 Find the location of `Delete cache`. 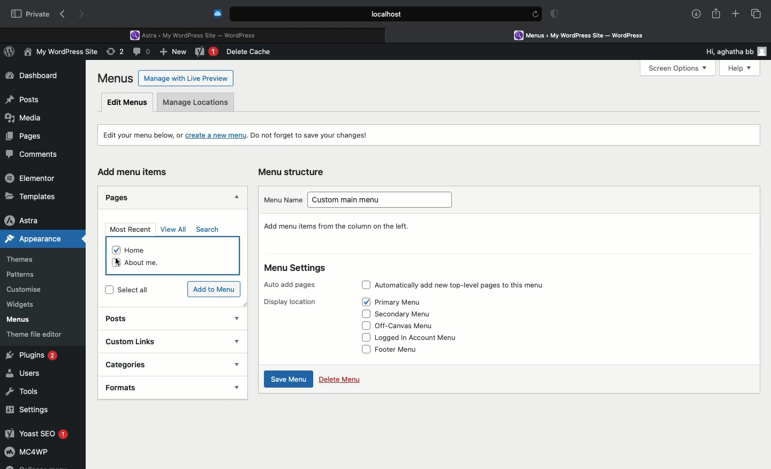

Delete cache is located at coordinates (251, 52).